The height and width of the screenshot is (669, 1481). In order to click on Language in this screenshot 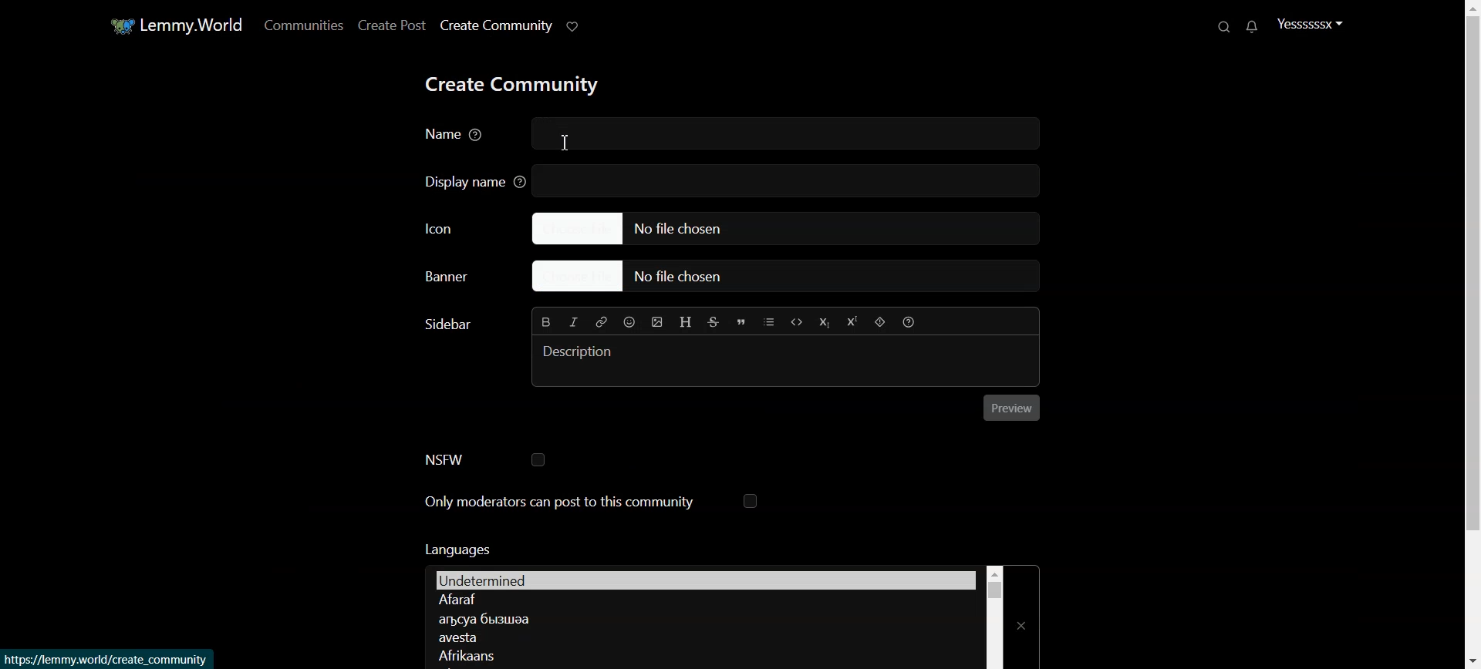, I will do `click(700, 618)`.